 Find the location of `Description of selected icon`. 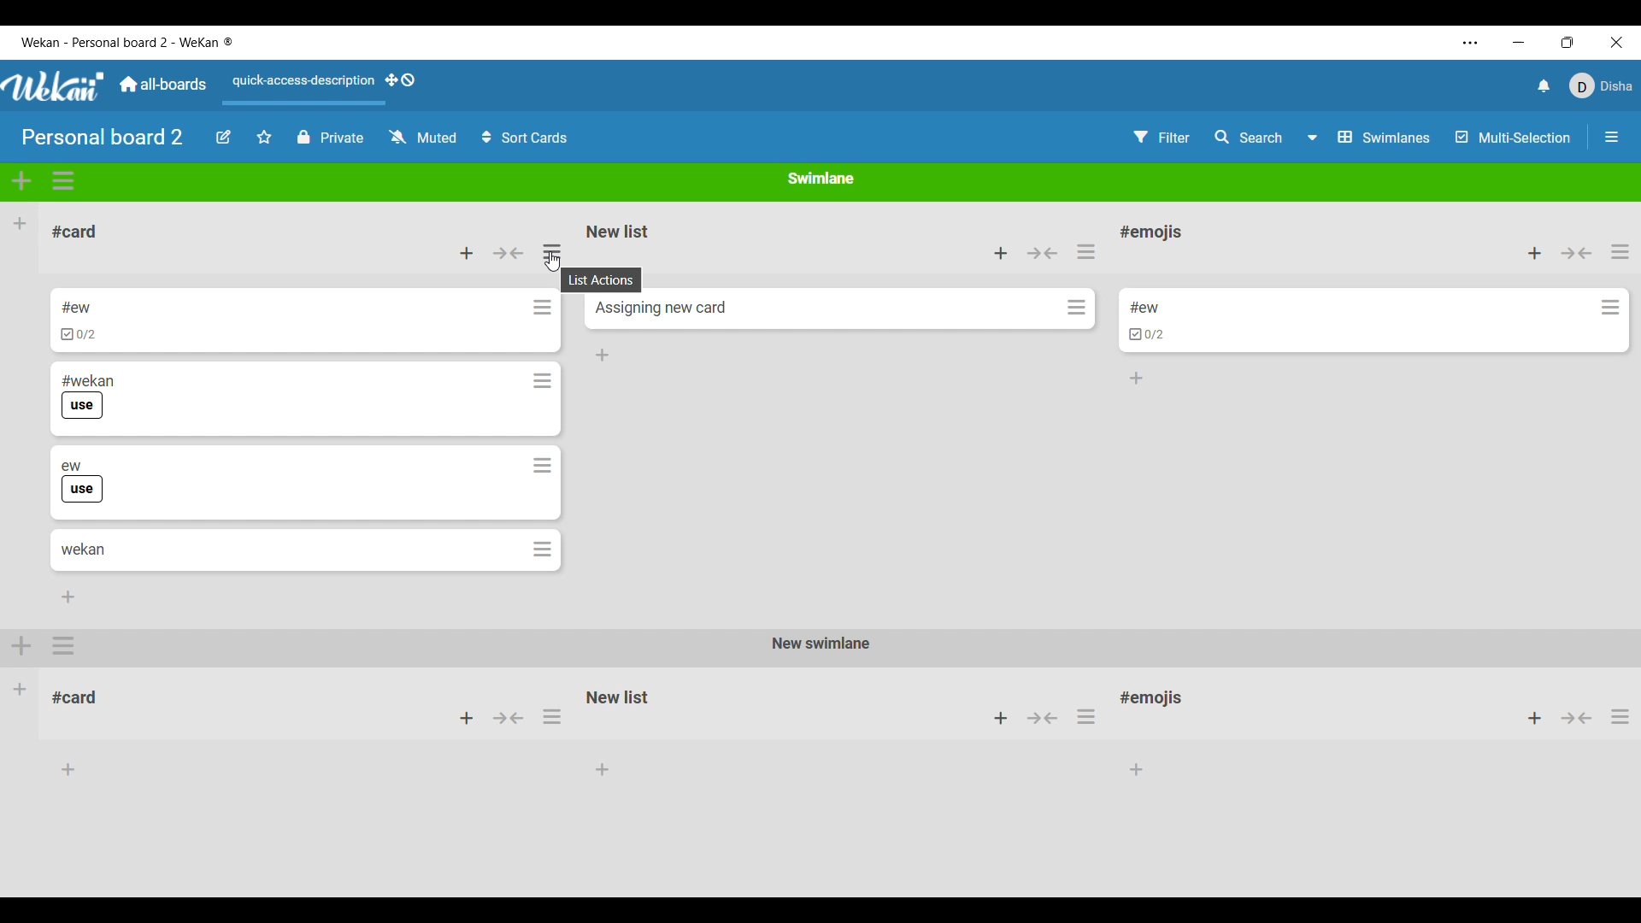

Description of selected icon is located at coordinates (603, 281).